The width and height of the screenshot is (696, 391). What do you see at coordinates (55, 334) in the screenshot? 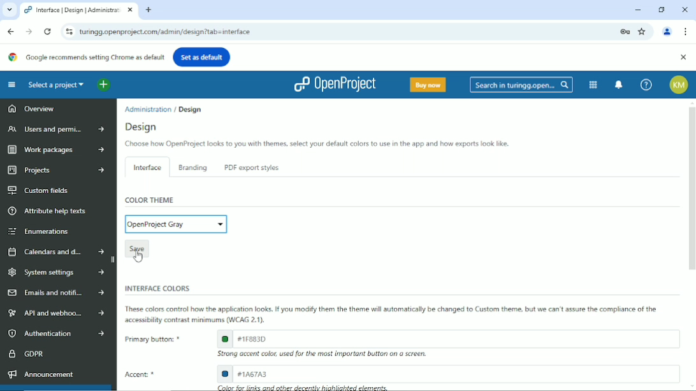
I see `Authentication` at bounding box center [55, 334].